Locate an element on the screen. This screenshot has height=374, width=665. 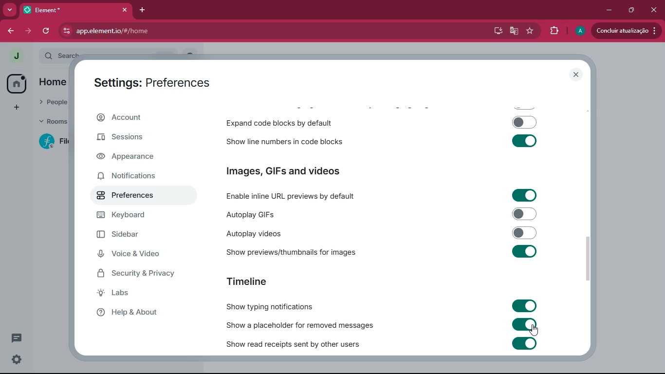
account is located at coordinates (142, 117).